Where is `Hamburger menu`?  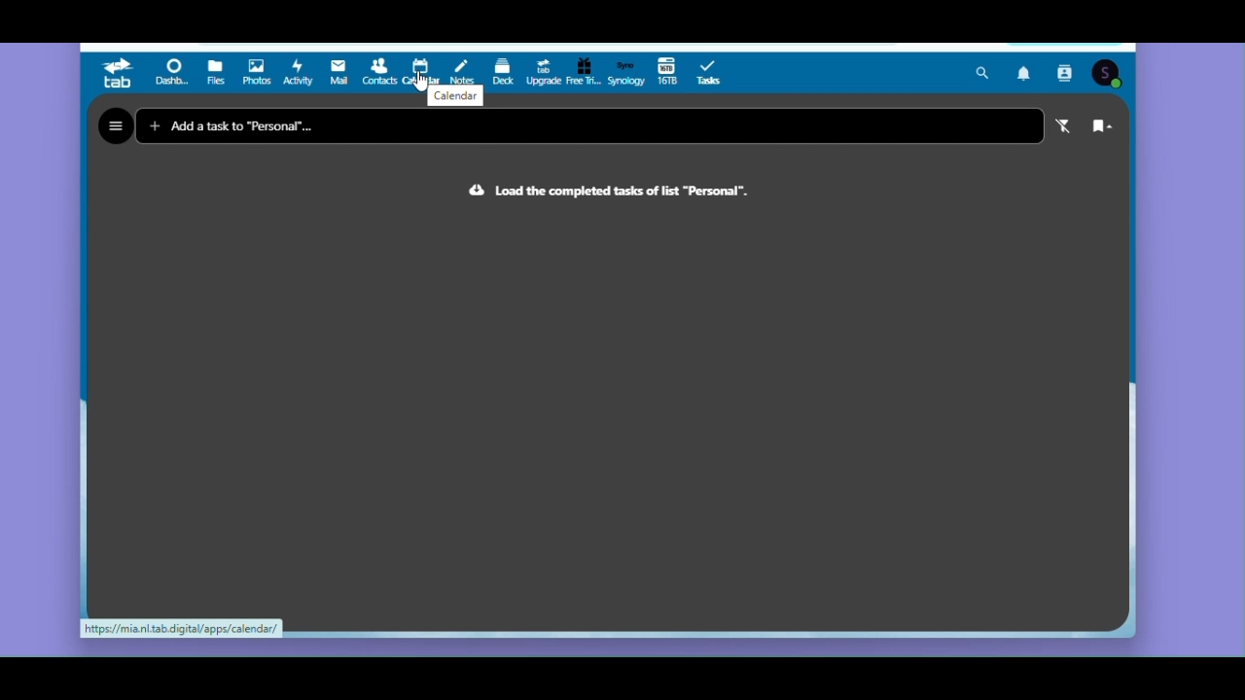 Hamburger menu is located at coordinates (115, 126).